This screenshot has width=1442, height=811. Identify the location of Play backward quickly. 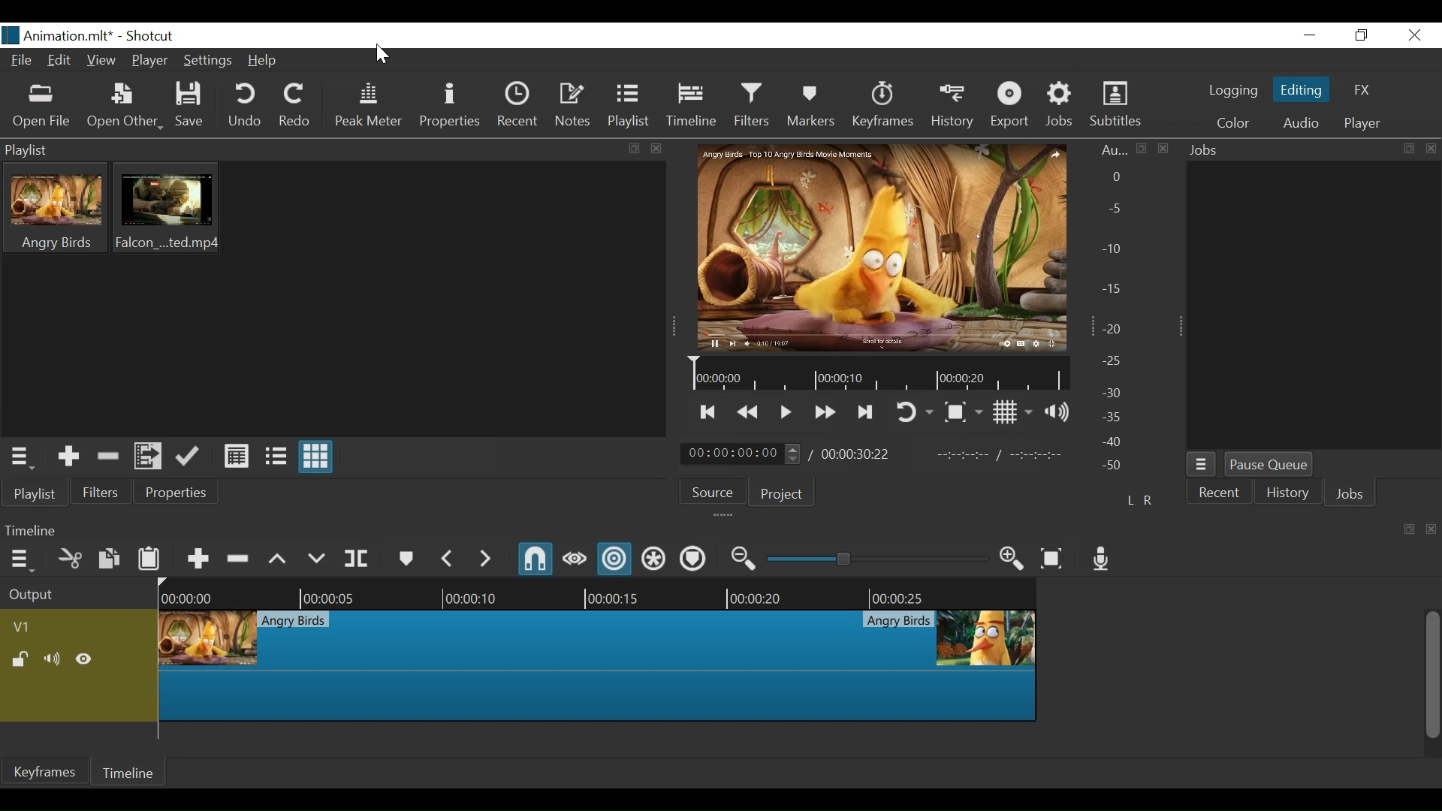
(747, 413).